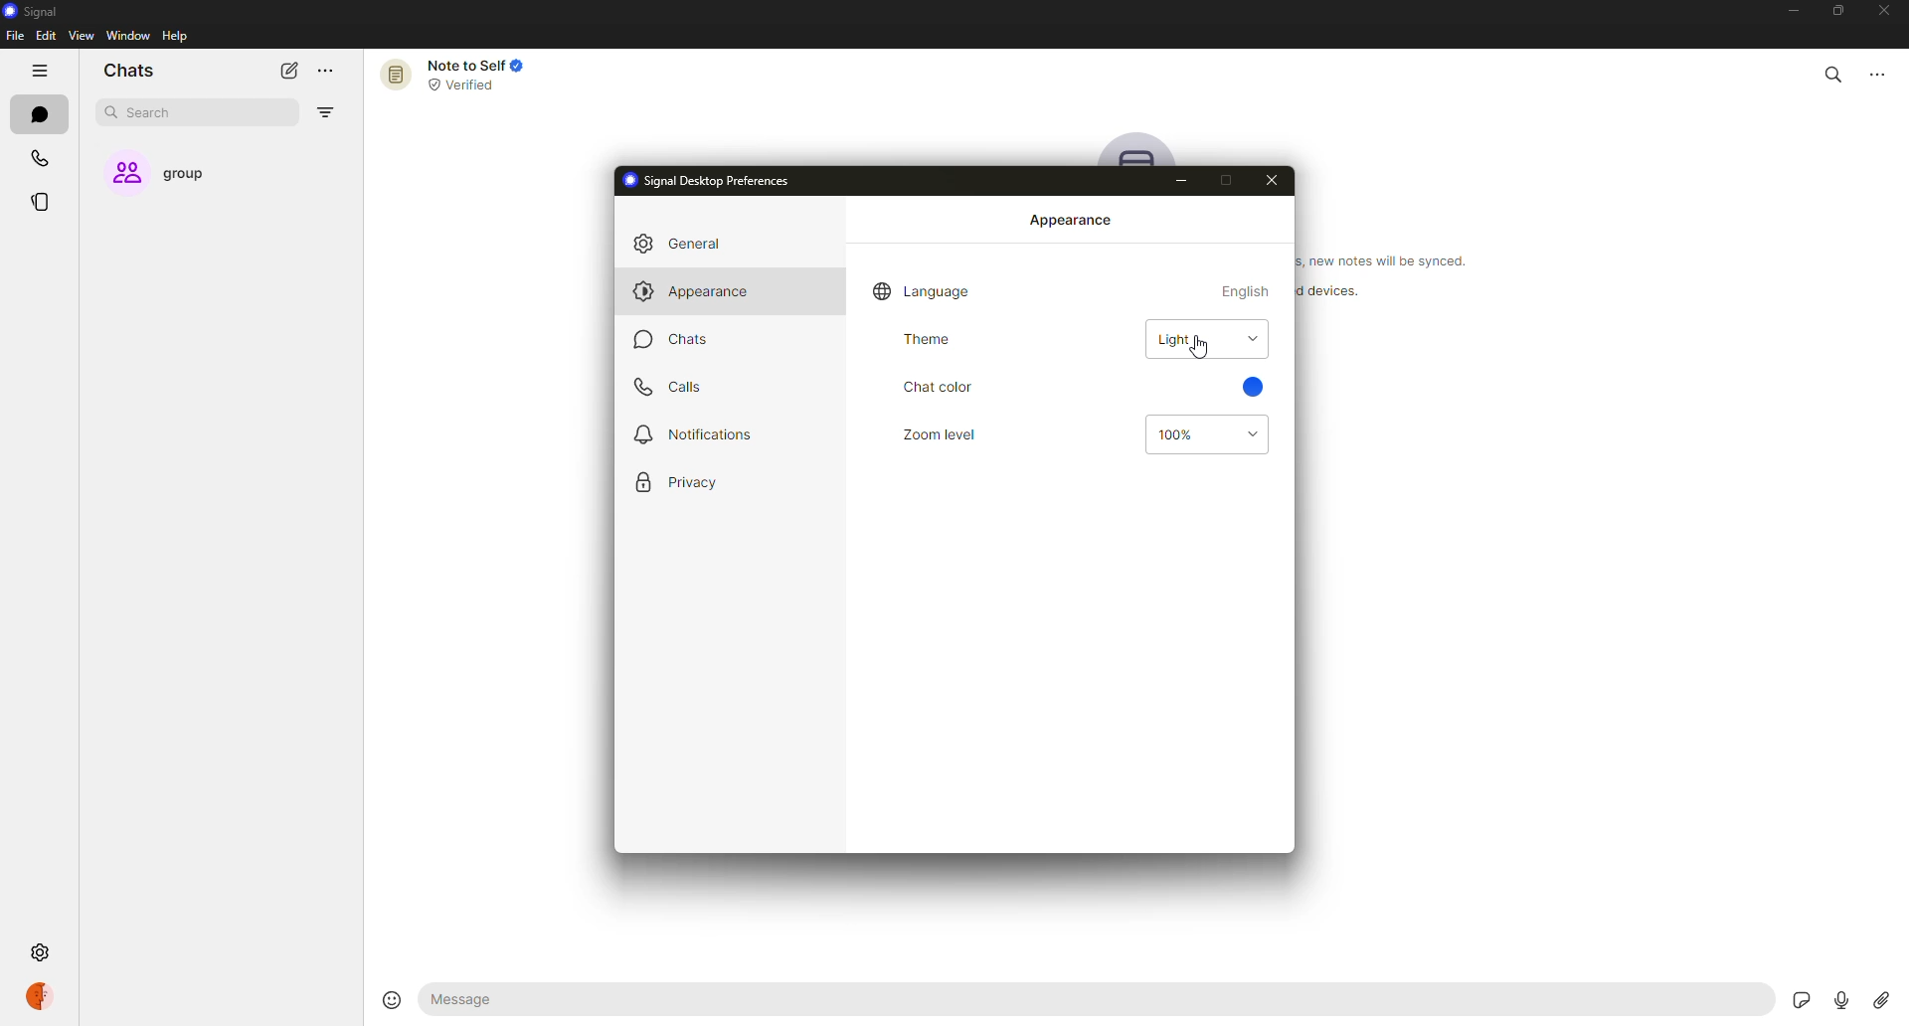  I want to click on close, so click(1274, 180).